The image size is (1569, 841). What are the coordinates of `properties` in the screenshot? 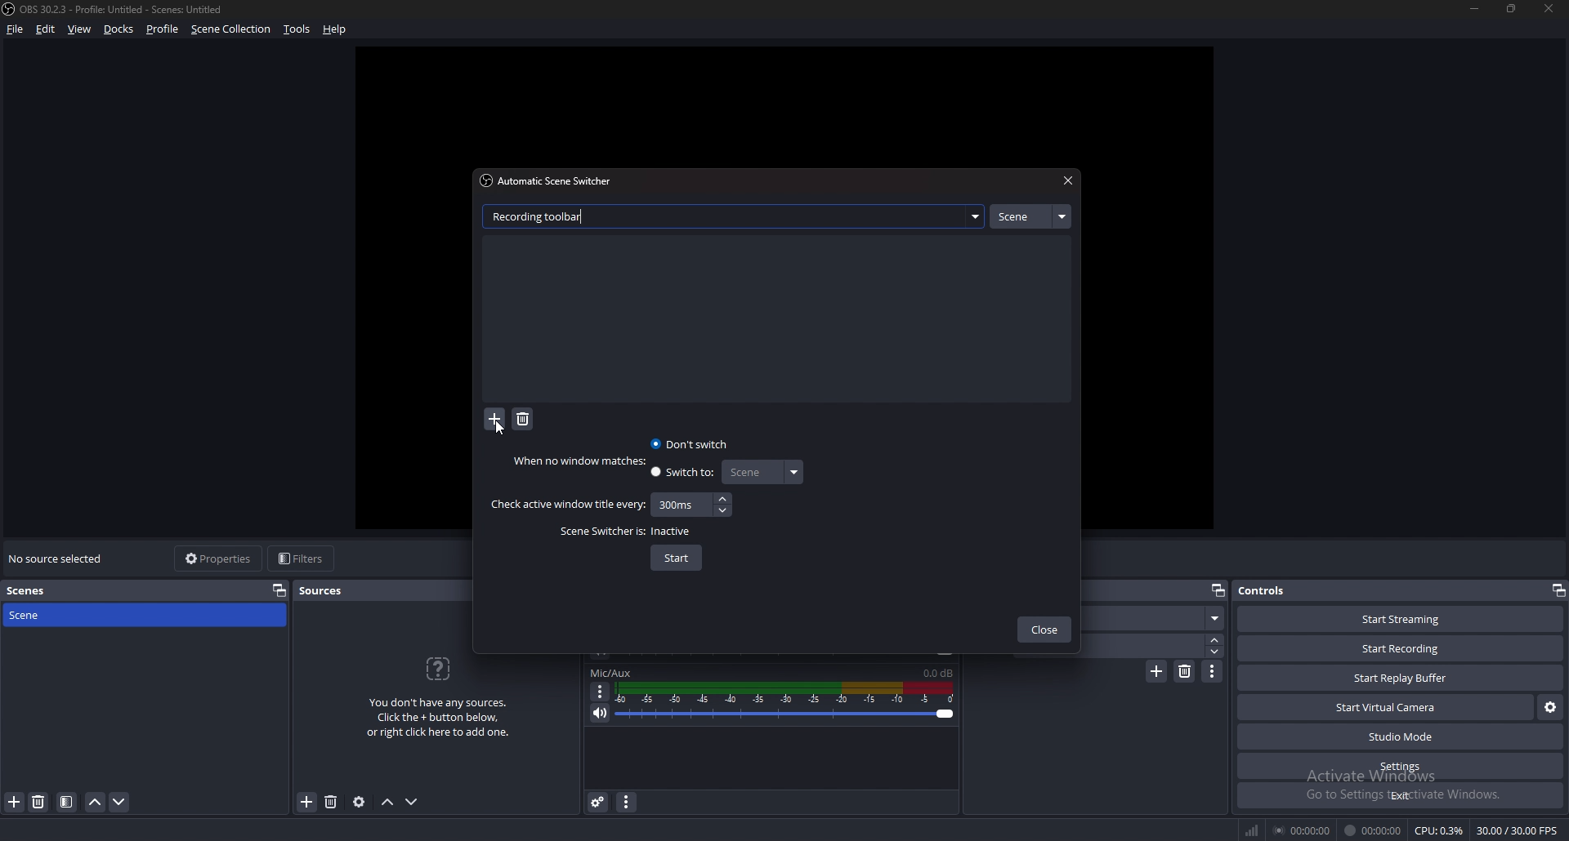 It's located at (220, 558).